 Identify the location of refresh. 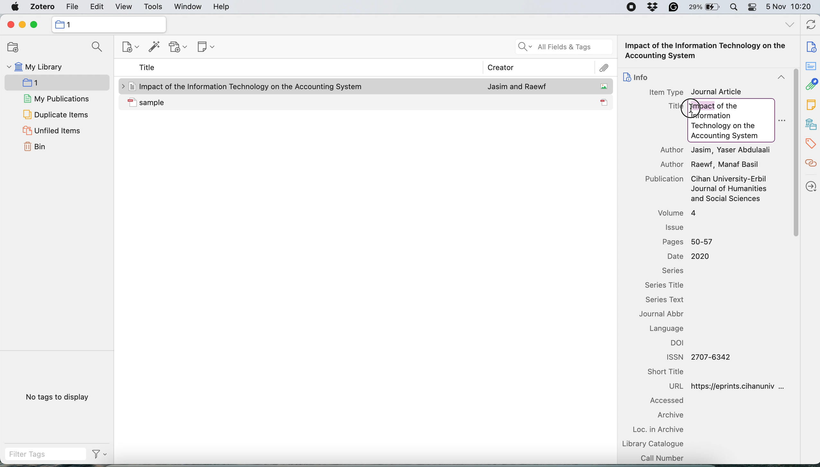
(810, 26).